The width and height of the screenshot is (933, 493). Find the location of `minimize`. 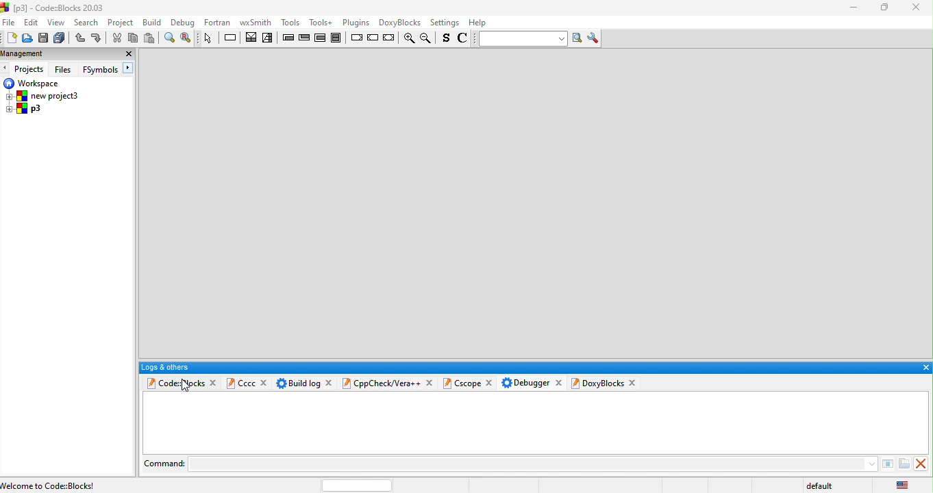

minimize is located at coordinates (853, 9).